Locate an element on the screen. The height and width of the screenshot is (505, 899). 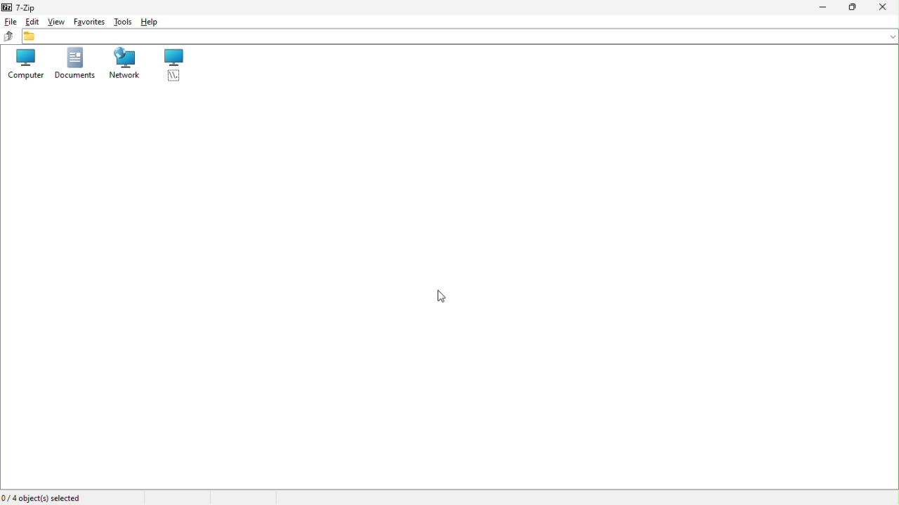
Minimize is located at coordinates (820, 8).